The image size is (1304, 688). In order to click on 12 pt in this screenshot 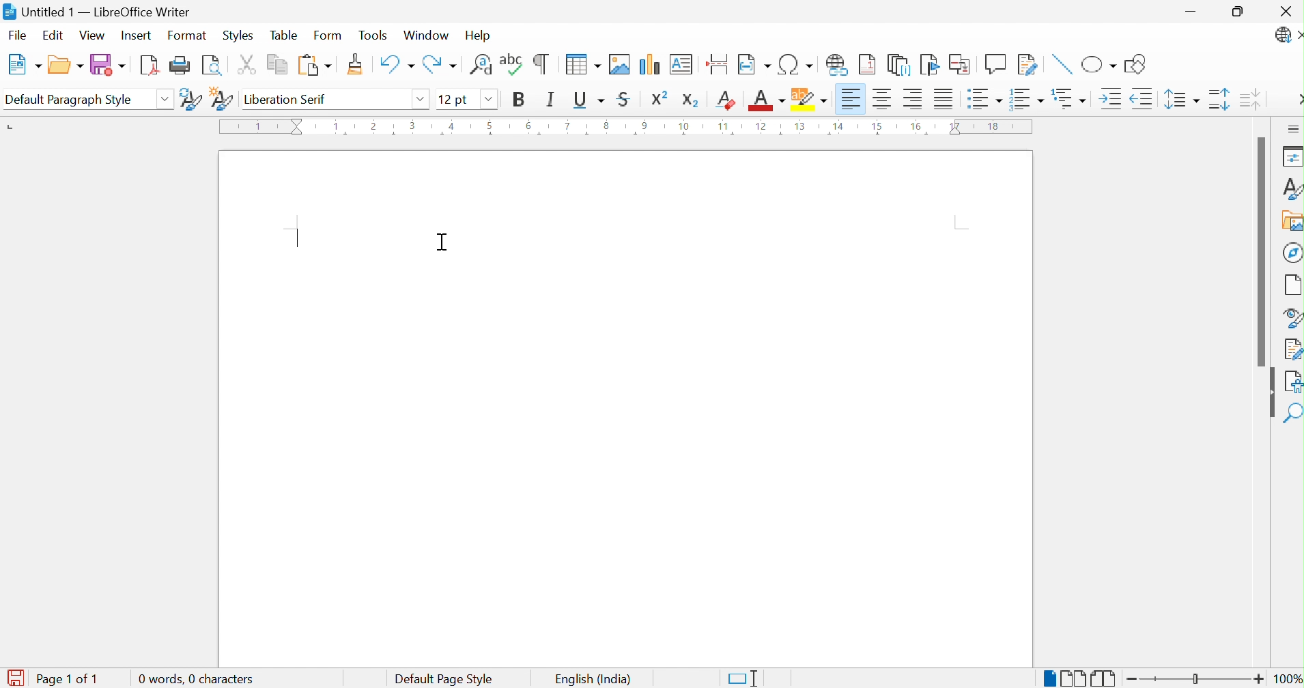, I will do `click(455, 98)`.